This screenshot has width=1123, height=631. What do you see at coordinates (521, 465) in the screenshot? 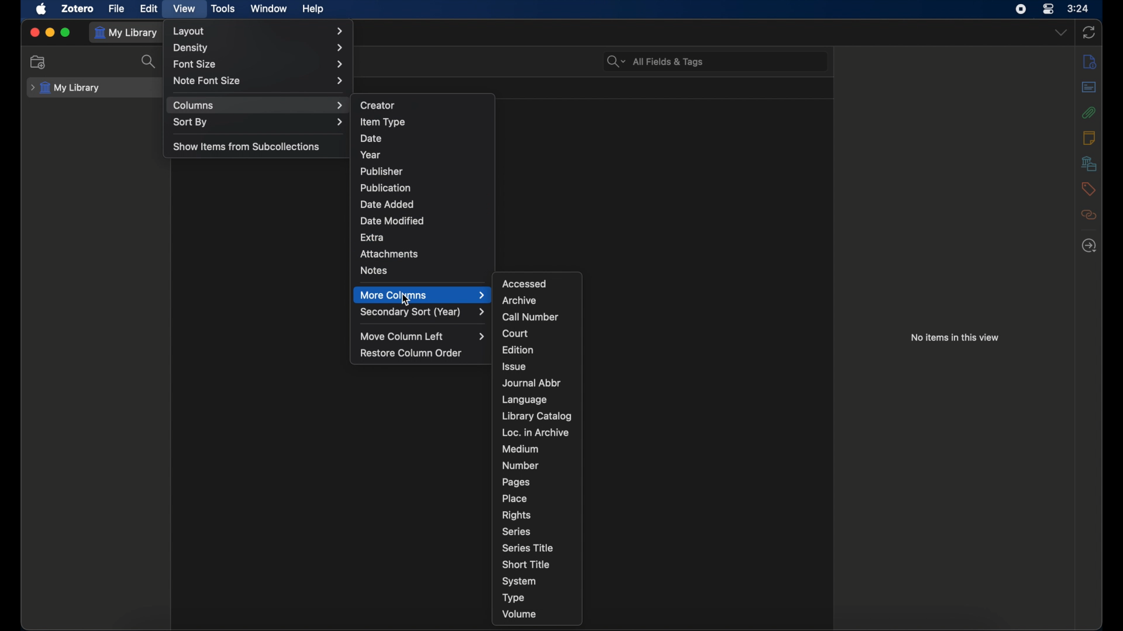
I see `number` at bounding box center [521, 465].